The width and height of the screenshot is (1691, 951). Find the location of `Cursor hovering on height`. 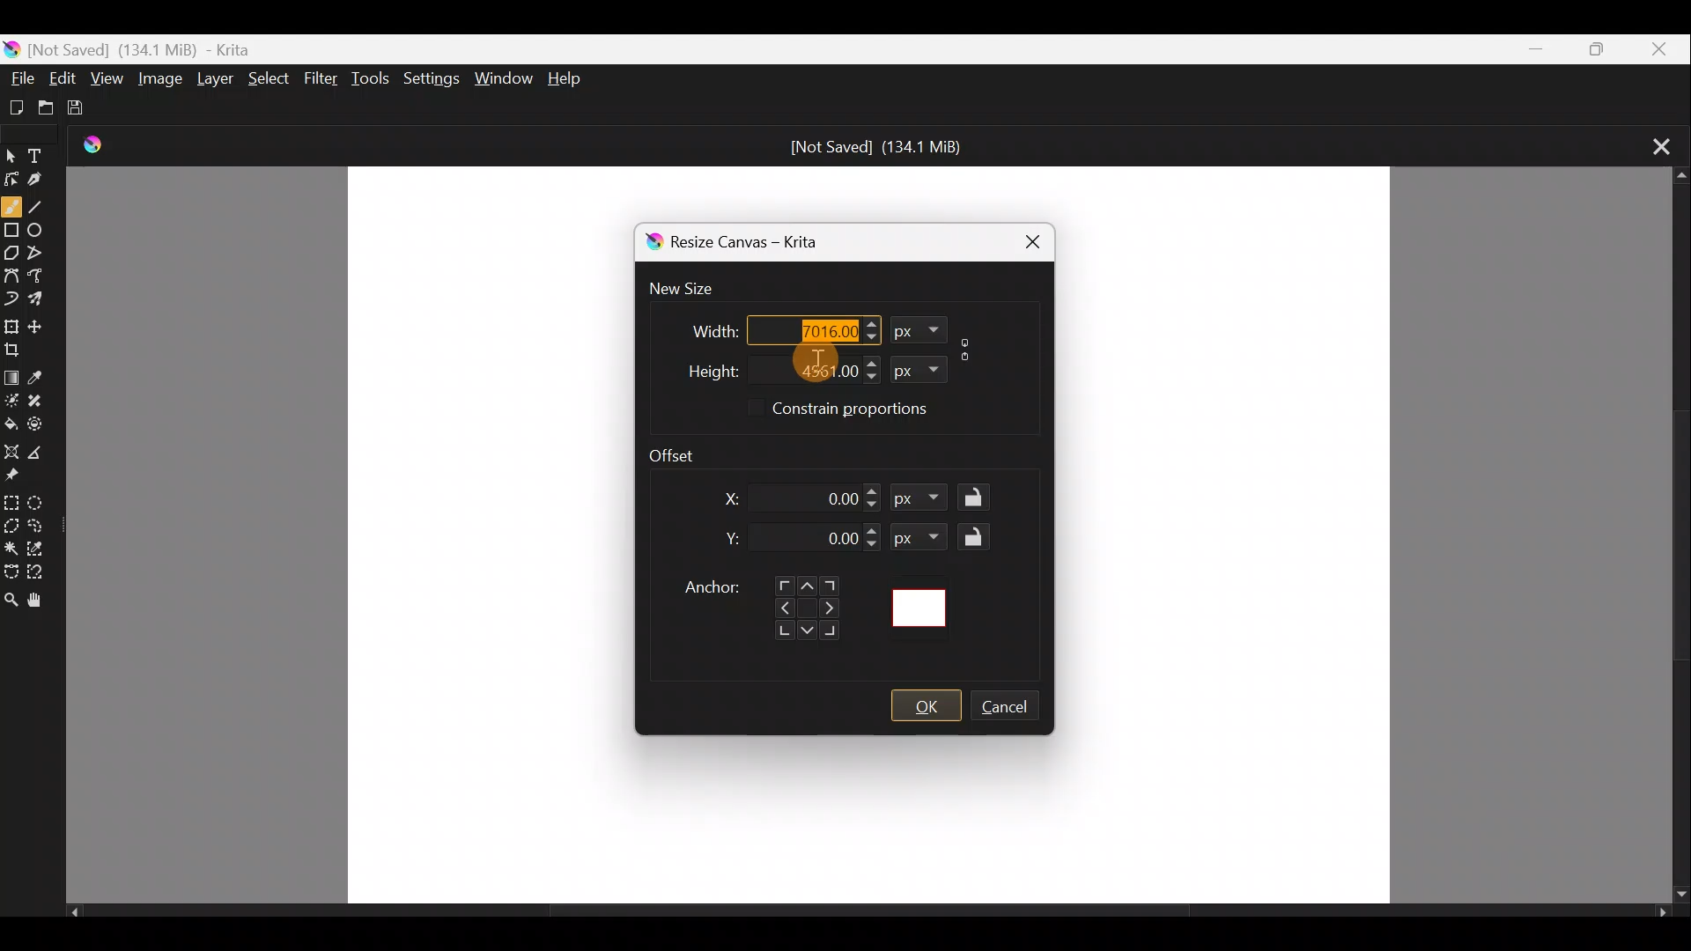

Cursor hovering on height is located at coordinates (812, 358).